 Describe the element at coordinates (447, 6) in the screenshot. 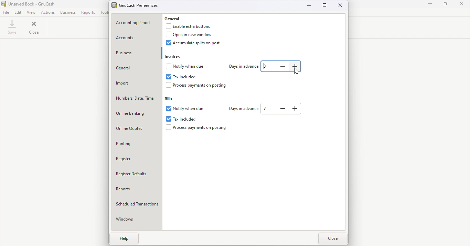

I see `Maximize` at that location.